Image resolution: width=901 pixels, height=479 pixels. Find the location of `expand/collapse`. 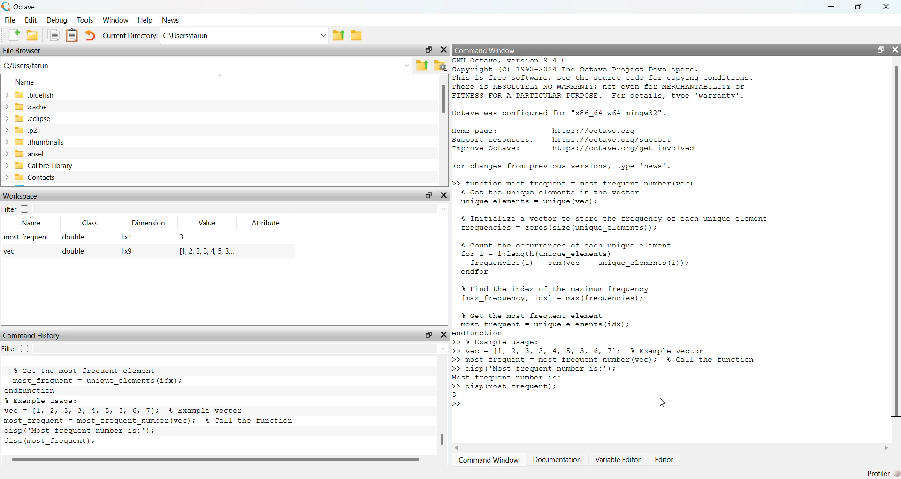

expand/collapse is located at coordinates (6, 137).